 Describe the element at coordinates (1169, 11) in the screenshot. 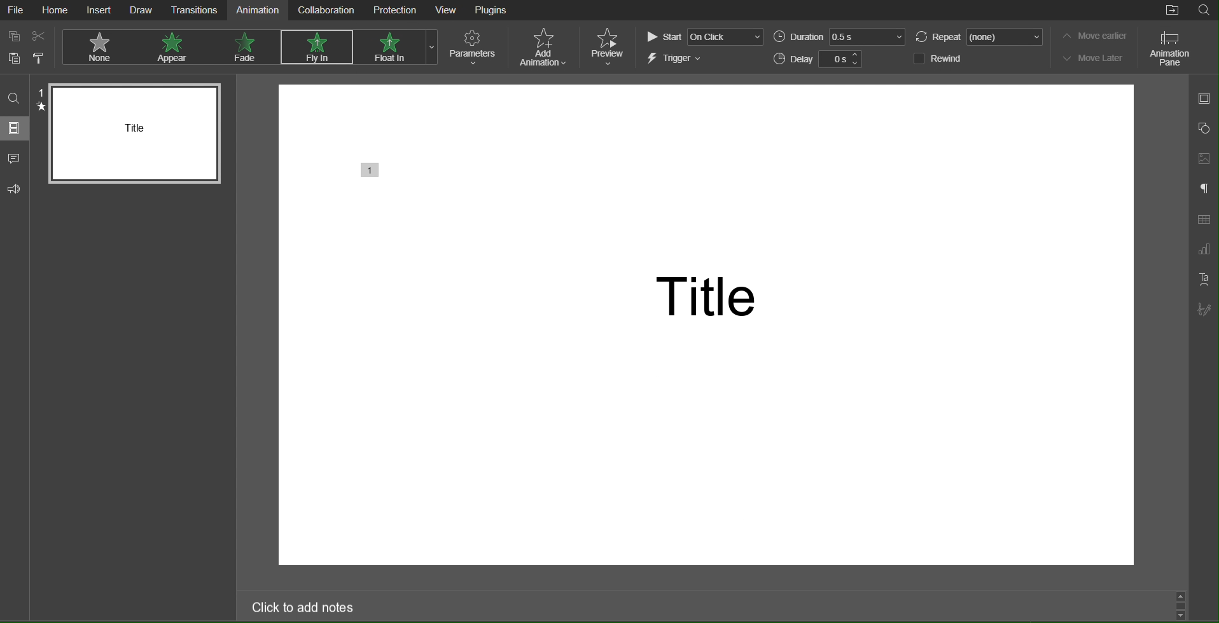

I see `Open File Location` at that location.